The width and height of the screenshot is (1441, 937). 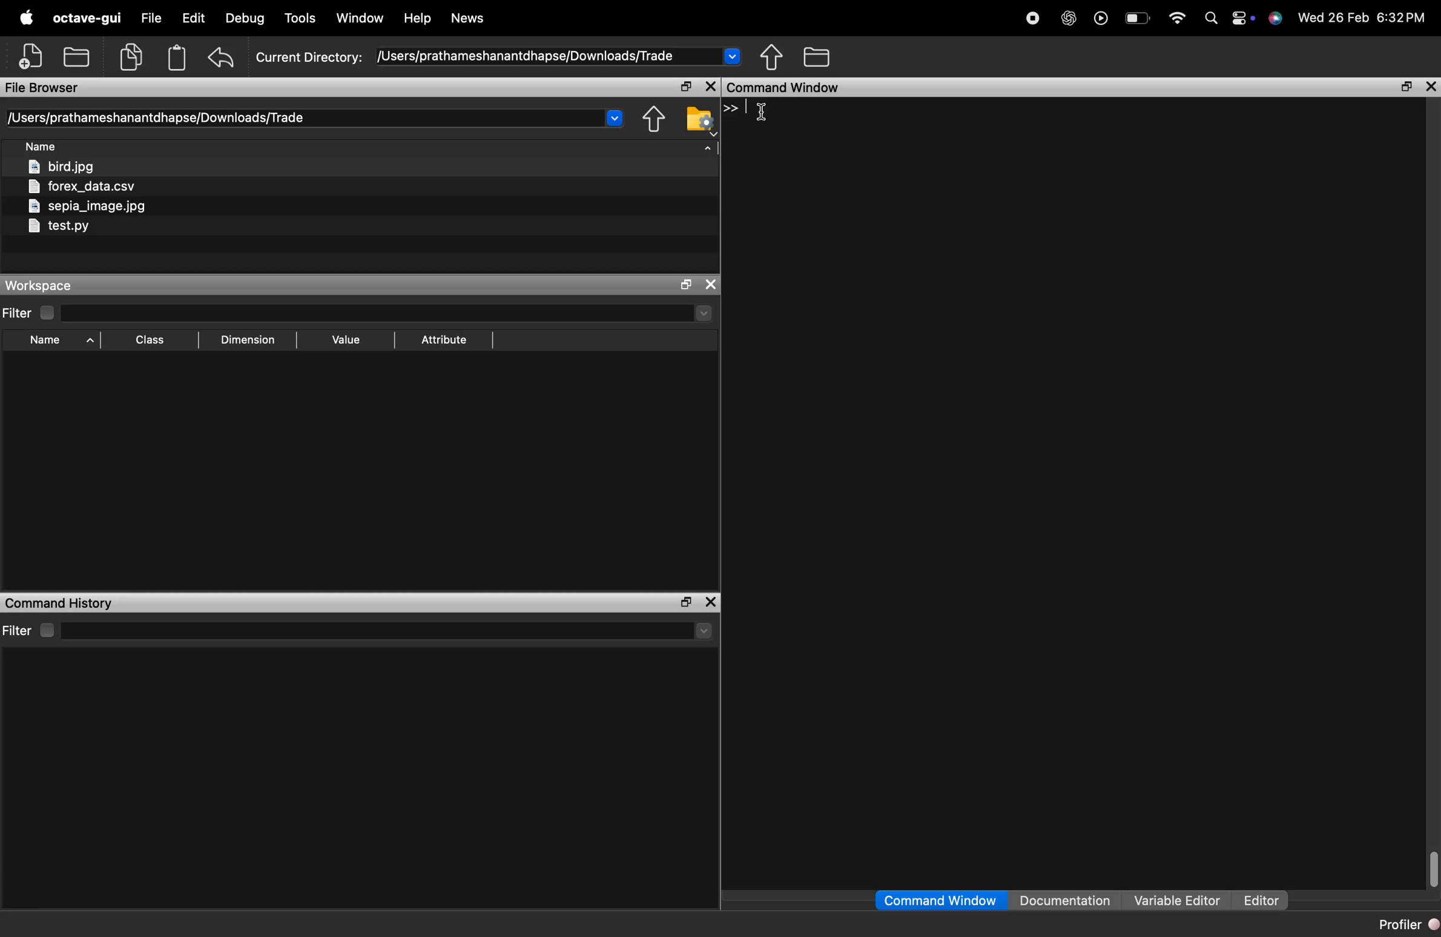 I want to click on filter, so click(x=34, y=313).